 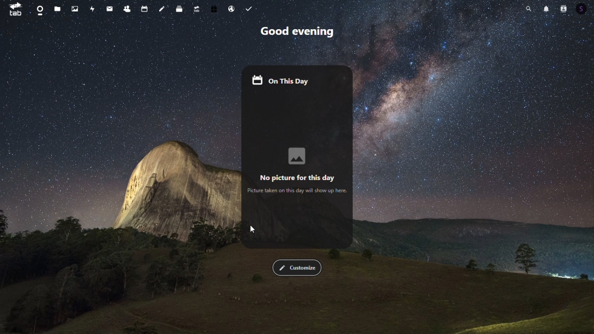 What do you see at coordinates (545, 8) in the screenshot?
I see `Notifications` at bounding box center [545, 8].